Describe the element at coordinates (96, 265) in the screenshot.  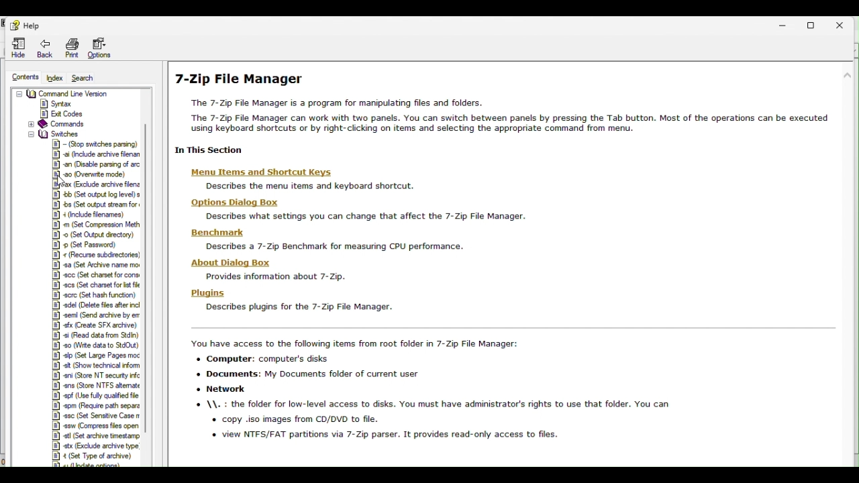
I see `|#] sa (Set Archive name mor` at that location.